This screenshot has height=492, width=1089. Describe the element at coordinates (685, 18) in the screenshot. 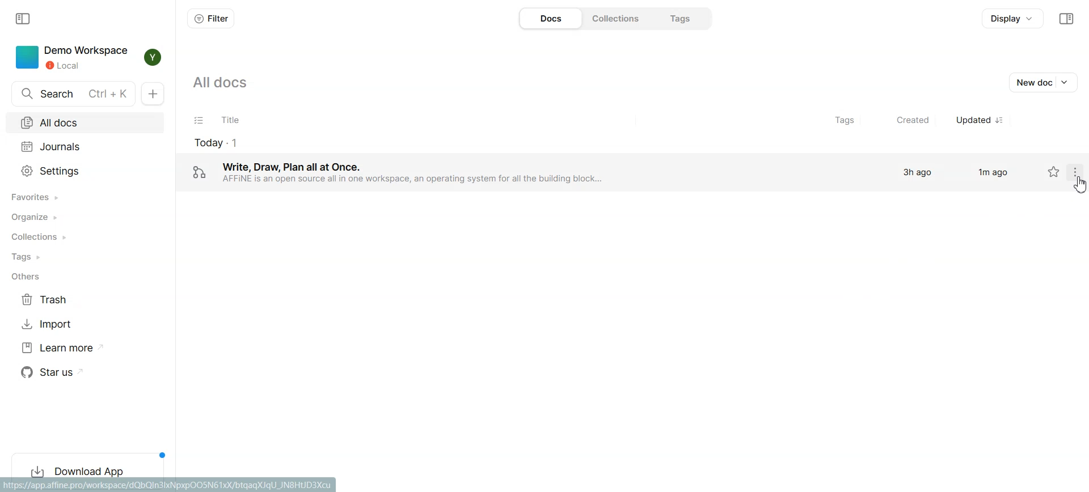

I see `Tags` at that location.